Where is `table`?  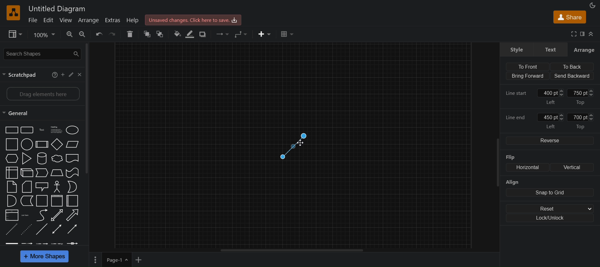
table is located at coordinates (289, 35).